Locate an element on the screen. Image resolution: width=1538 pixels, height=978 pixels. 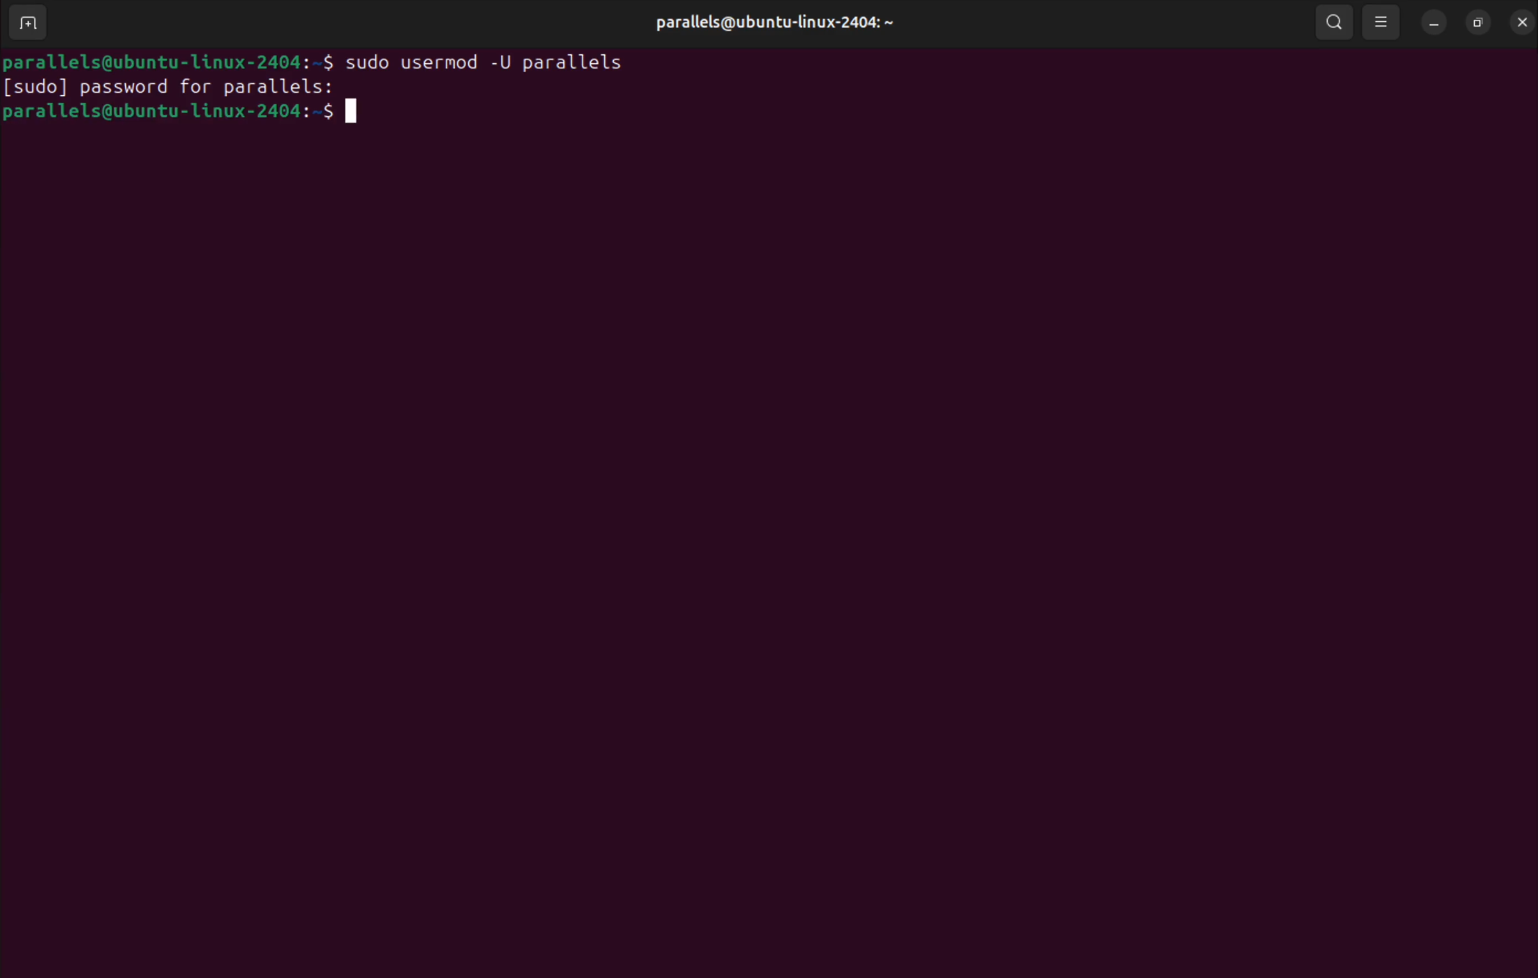
add terminal window is located at coordinates (33, 24).